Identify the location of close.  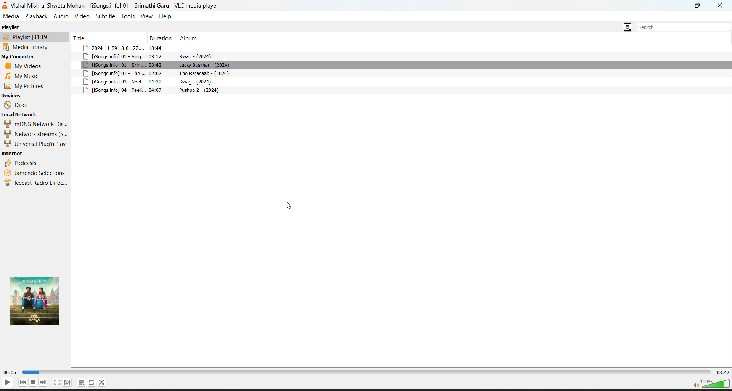
(722, 5).